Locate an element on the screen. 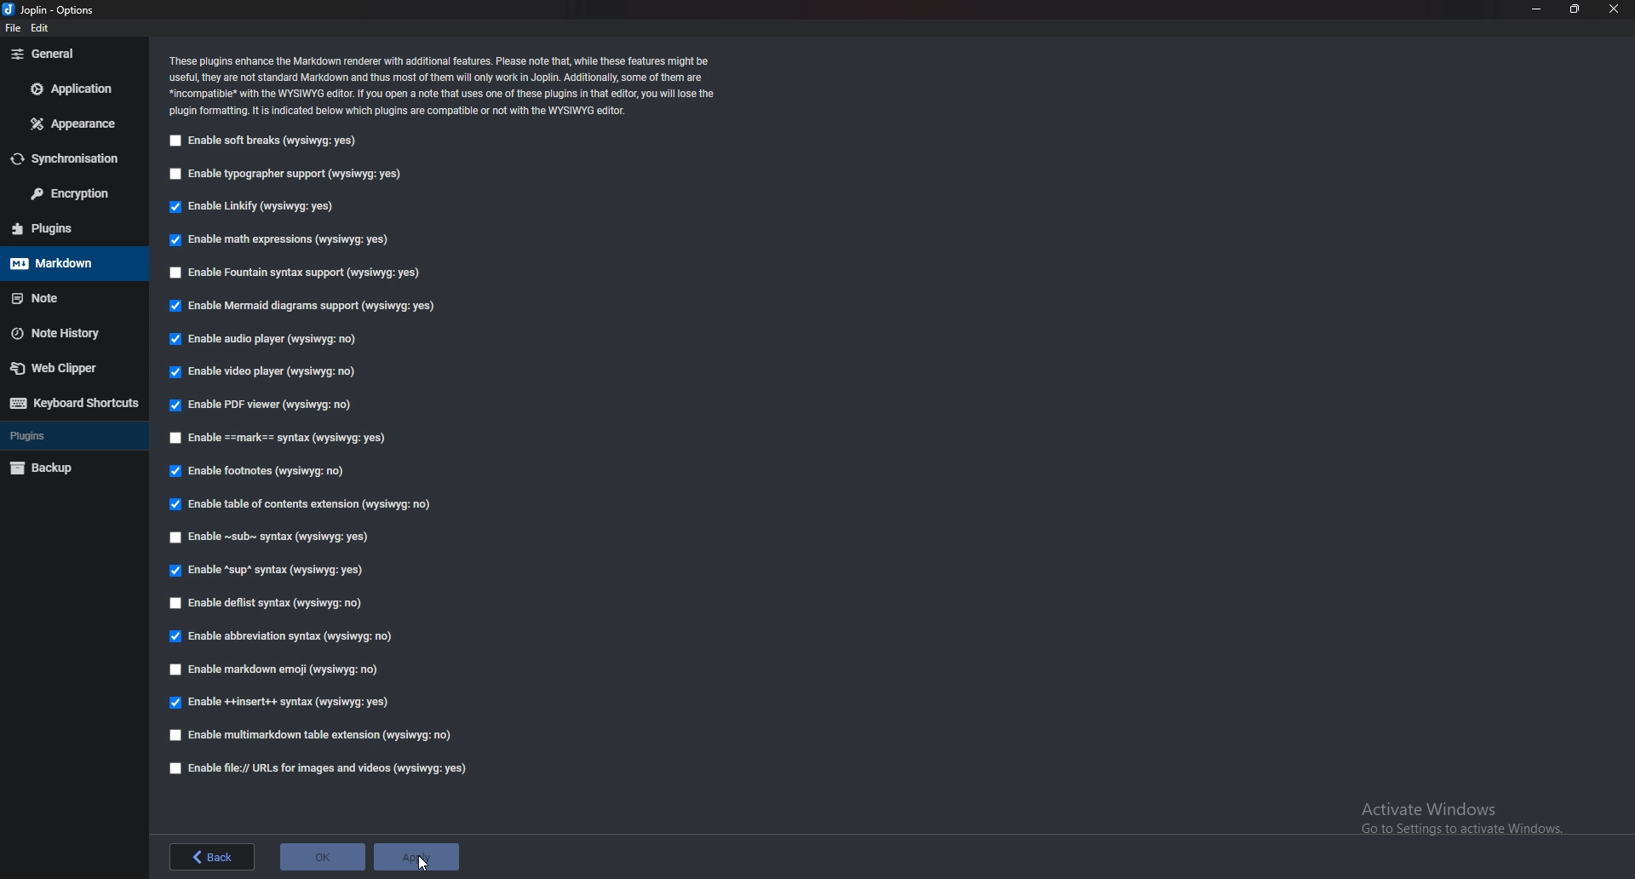 The width and height of the screenshot is (1635, 879). Enable sub syntax is located at coordinates (270, 538).